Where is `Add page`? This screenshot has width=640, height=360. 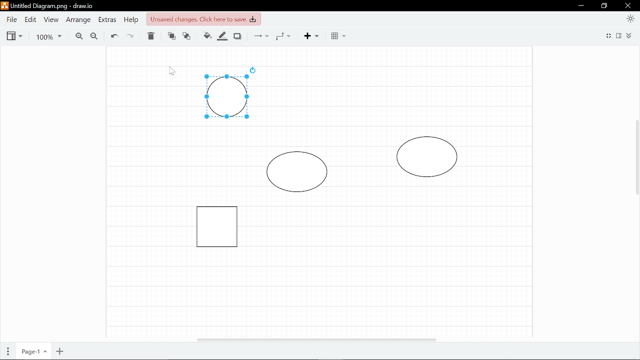
Add page is located at coordinates (60, 351).